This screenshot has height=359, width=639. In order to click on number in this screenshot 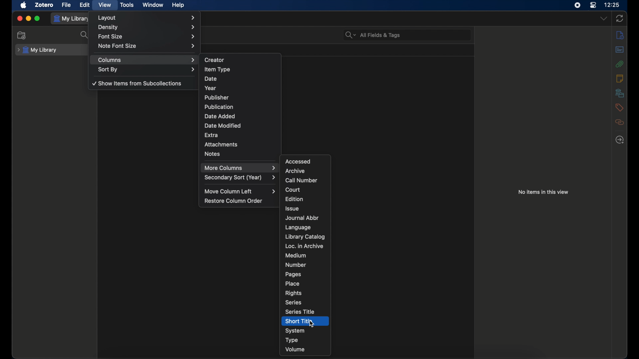, I will do `click(296, 265)`.